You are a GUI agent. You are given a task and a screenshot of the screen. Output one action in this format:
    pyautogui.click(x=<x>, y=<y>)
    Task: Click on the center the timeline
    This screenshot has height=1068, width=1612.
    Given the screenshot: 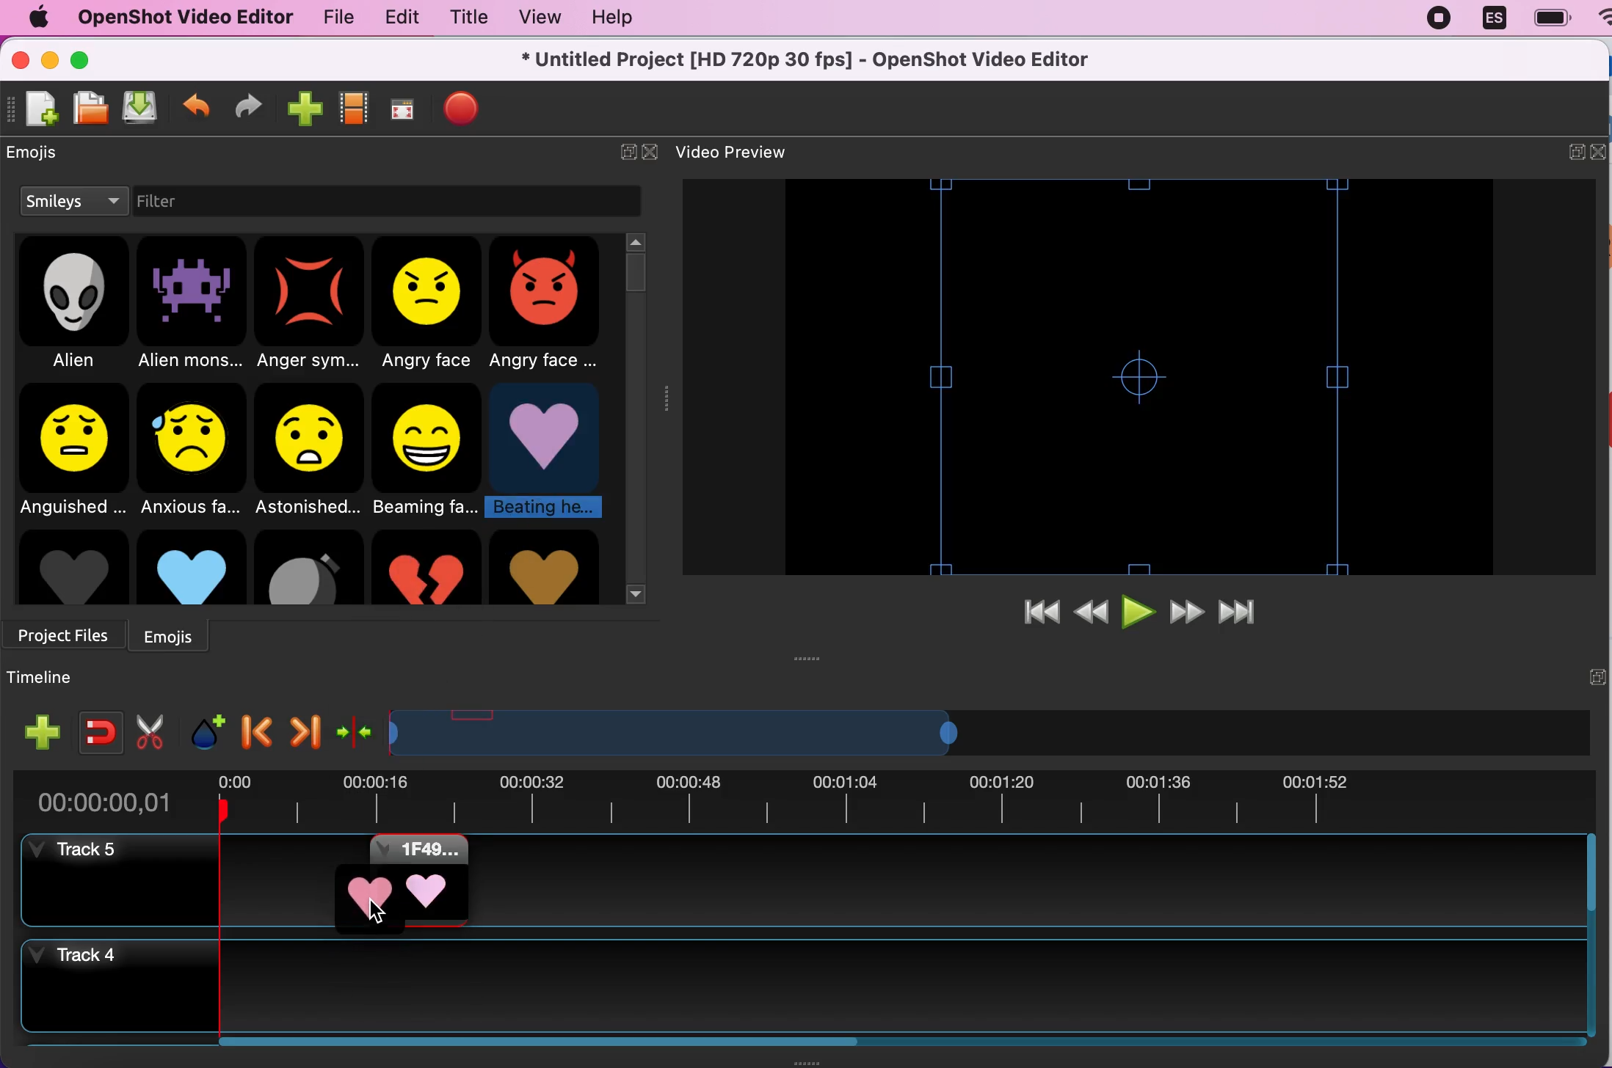 What is the action you would take?
    pyautogui.click(x=355, y=728)
    